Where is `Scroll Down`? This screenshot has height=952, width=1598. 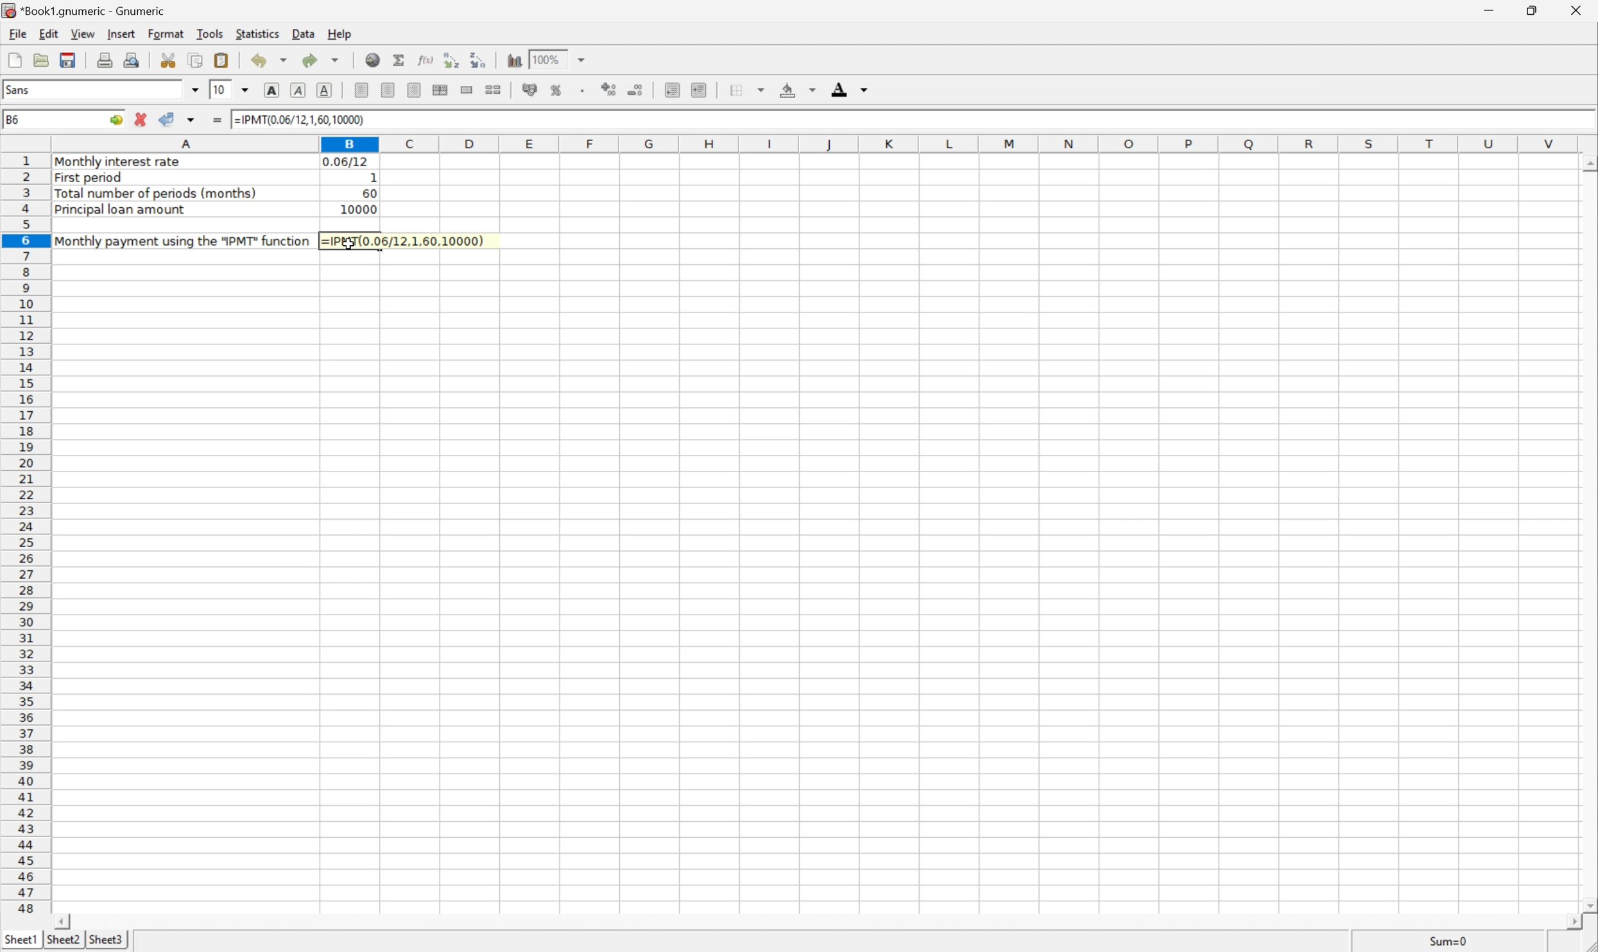 Scroll Down is located at coordinates (1588, 905).